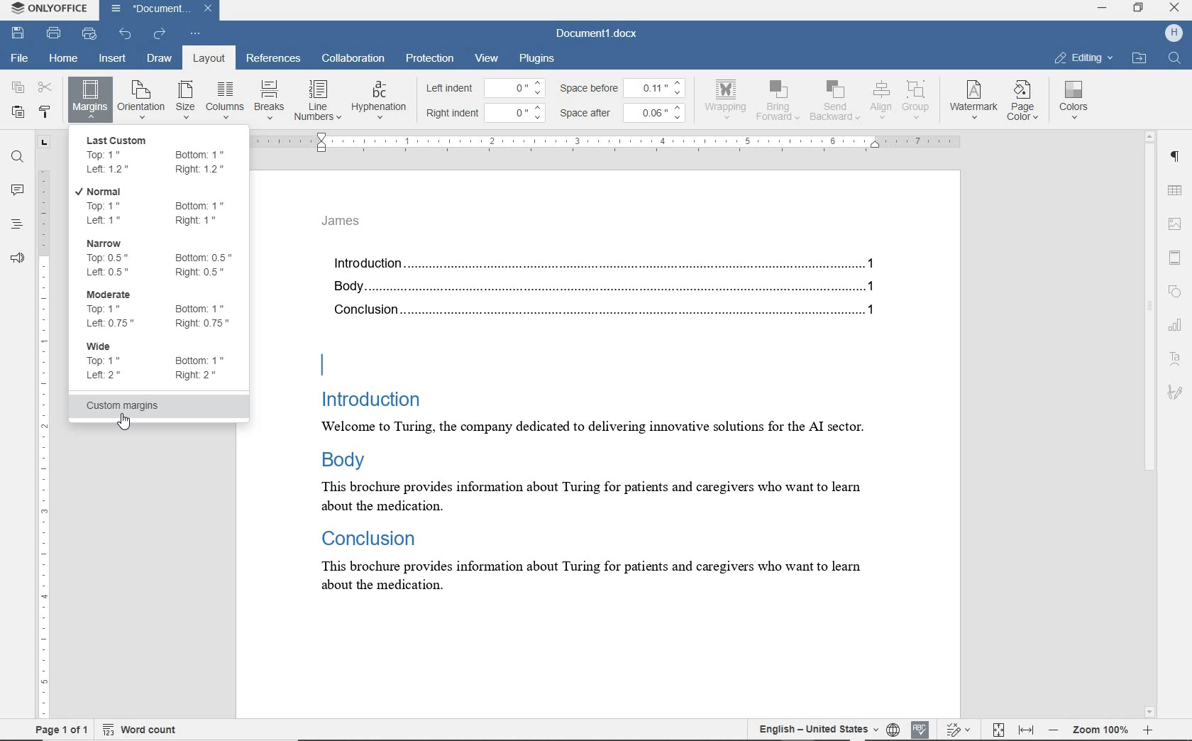 The image size is (1192, 741). Describe the element at coordinates (160, 57) in the screenshot. I see `draw` at that location.